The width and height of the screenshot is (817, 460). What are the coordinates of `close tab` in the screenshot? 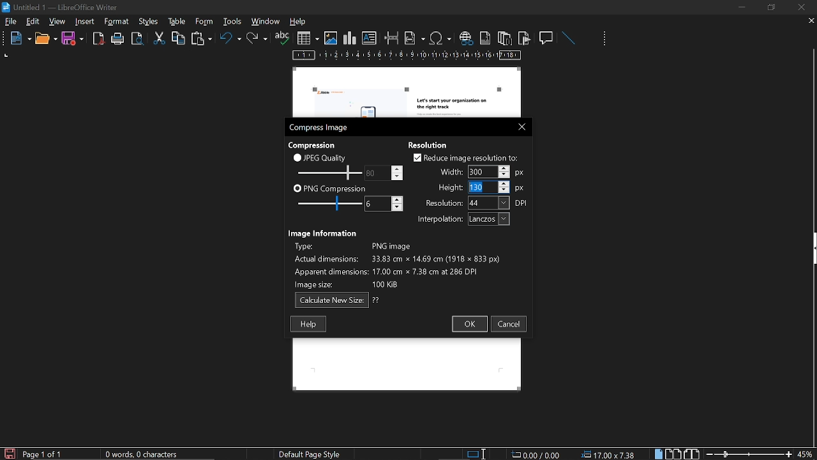 It's located at (811, 22).